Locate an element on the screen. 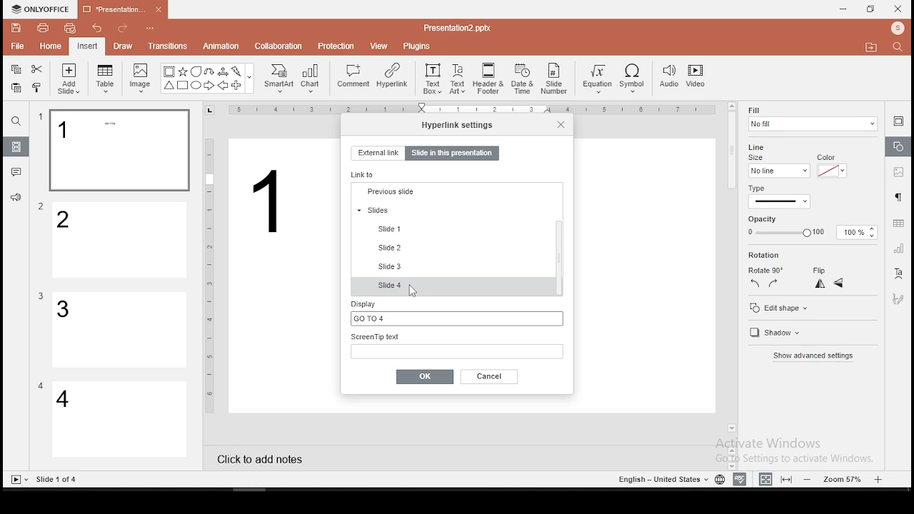 The height and width of the screenshot is (514, 914). transitions is located at coordinates (167, 46).